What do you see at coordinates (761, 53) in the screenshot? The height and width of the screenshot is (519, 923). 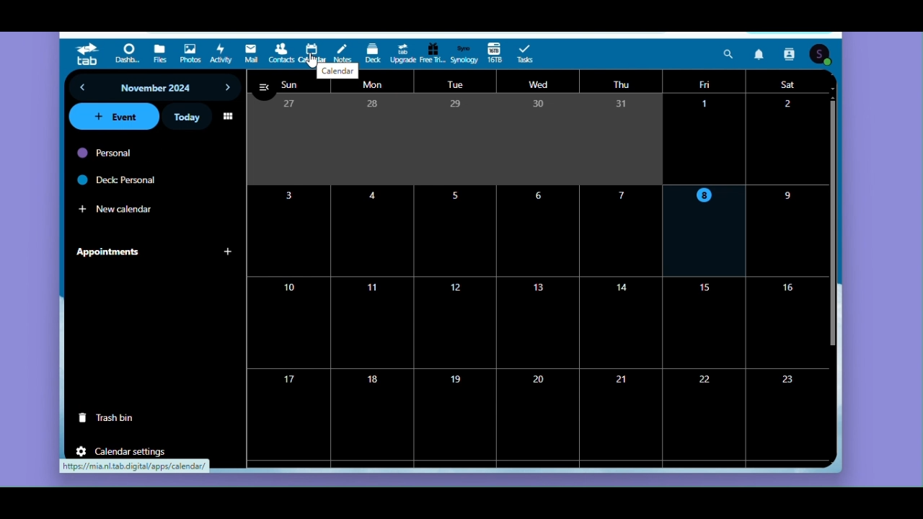 I see `Notifications` at bounding box center [761, 53].